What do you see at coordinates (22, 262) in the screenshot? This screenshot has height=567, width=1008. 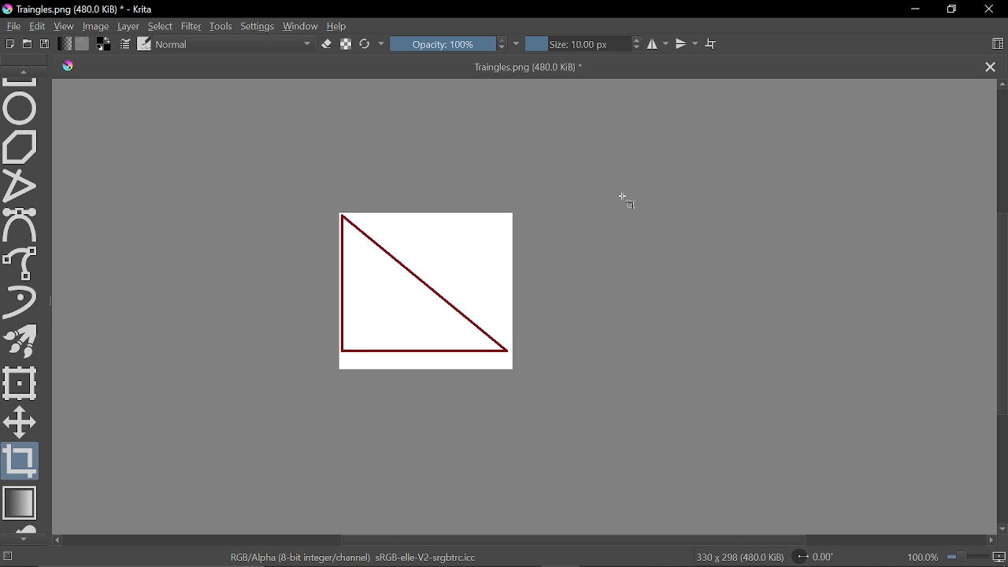 I see `Freehand select tool` at bounding box center [22, 262].